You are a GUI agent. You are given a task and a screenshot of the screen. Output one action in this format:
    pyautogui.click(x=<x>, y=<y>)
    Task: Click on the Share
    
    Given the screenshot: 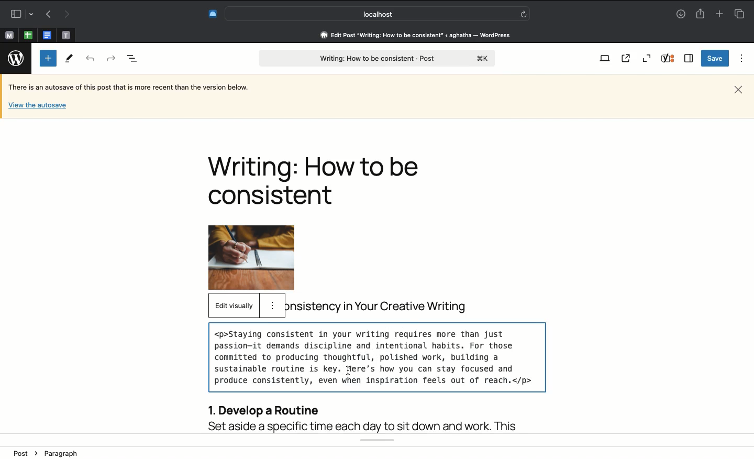 What is the action you would take?
    pyautogui.click(x=702, y=14)
    